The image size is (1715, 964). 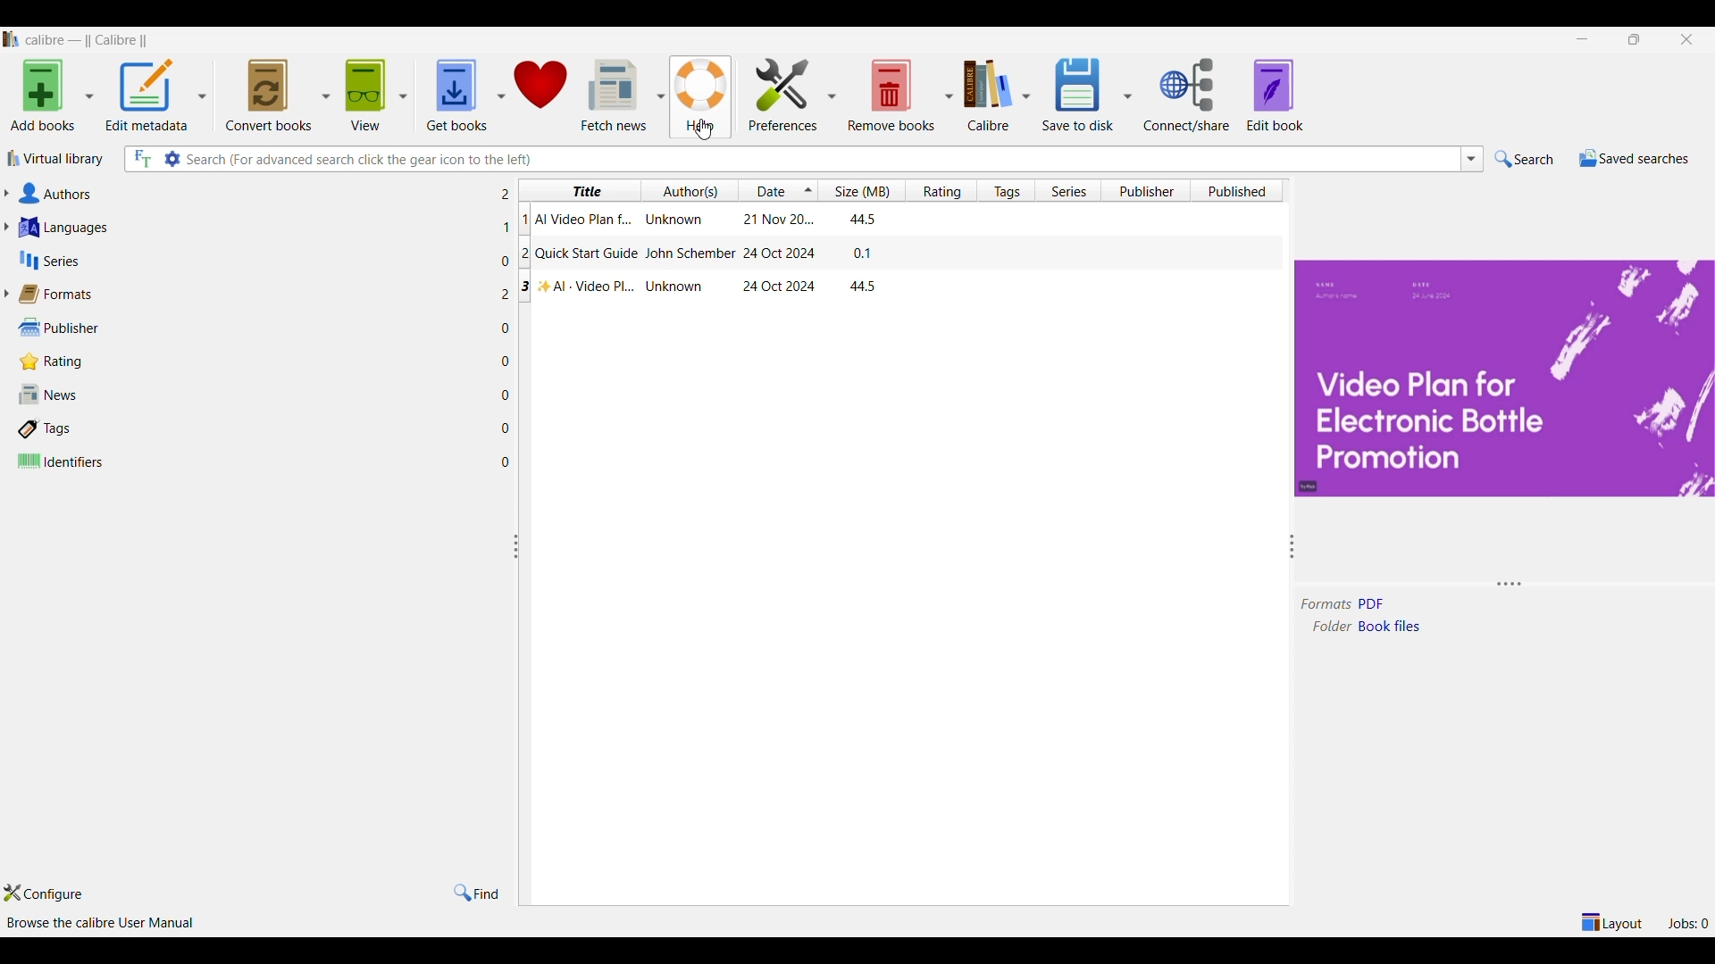 I want to click on Fetch news, so click(x=614, y=96).